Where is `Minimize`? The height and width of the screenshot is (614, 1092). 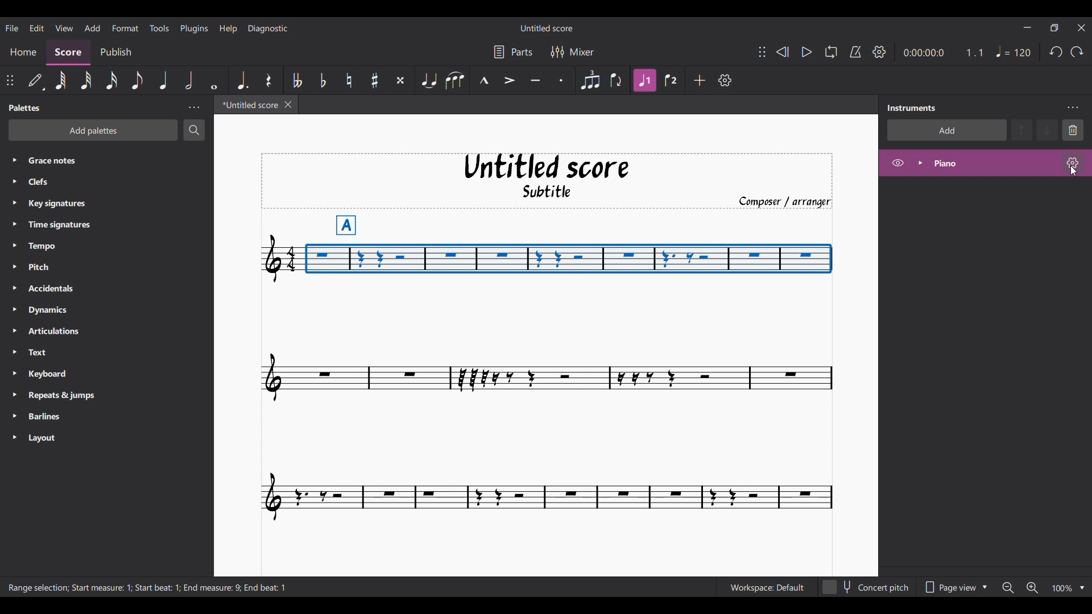
Minimize is located at coordinates (1027, 27).